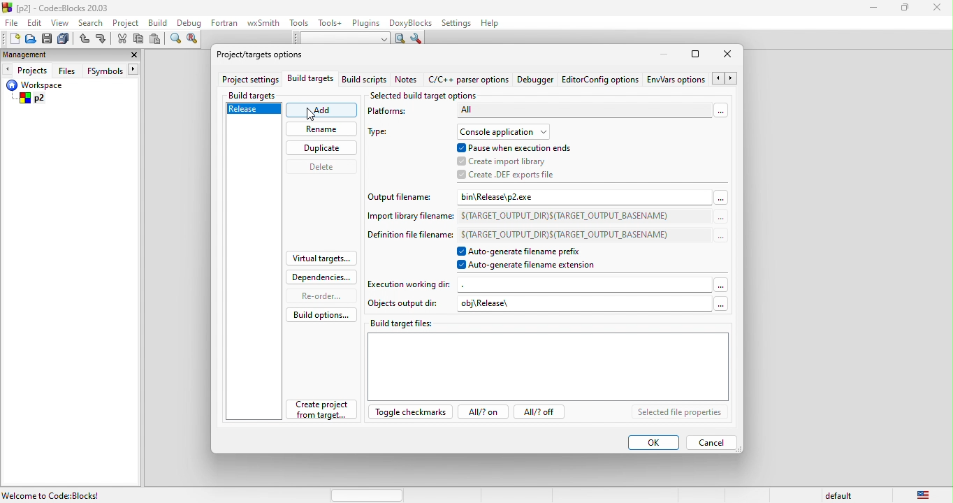  I want to click on projects, so click(26, 69).